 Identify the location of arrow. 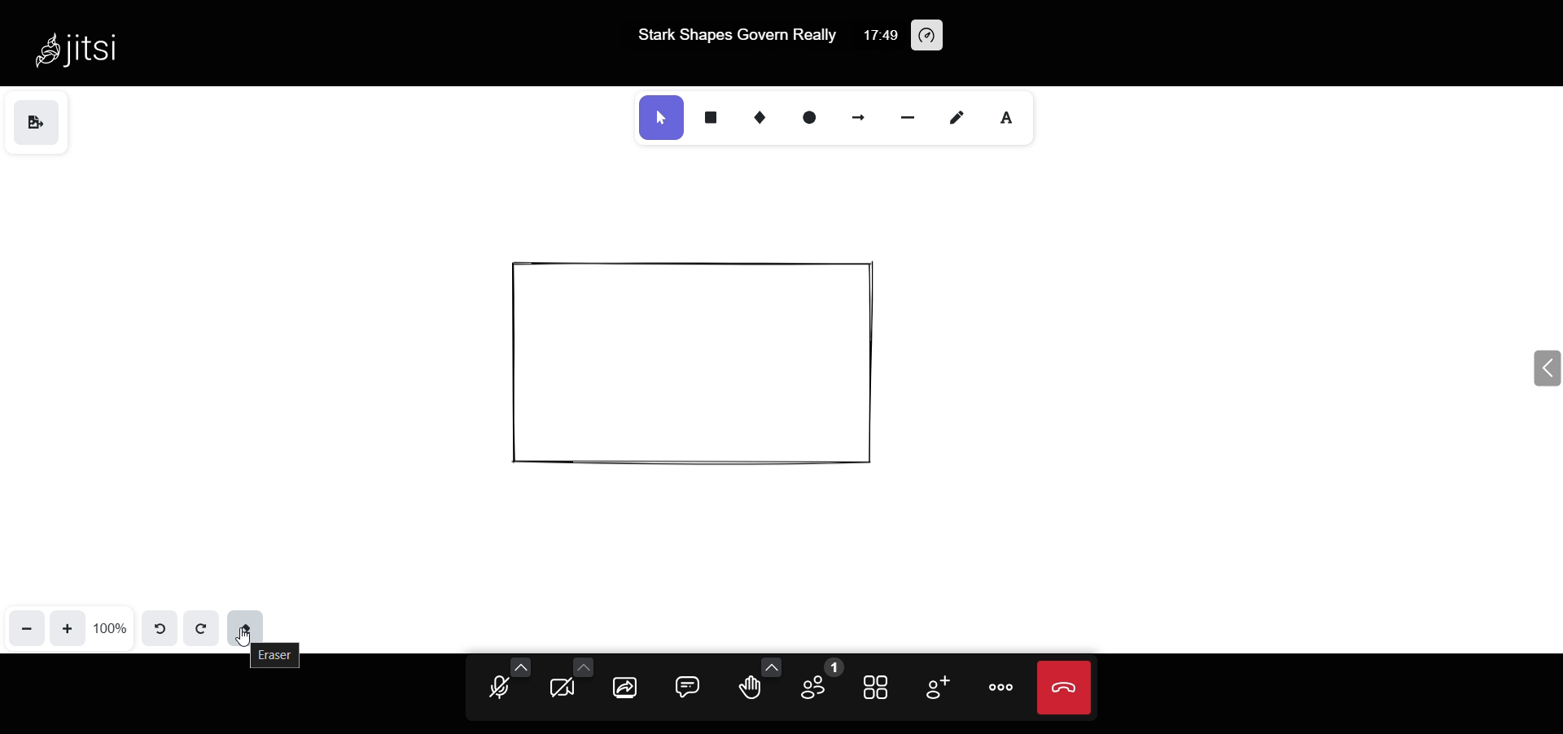
(860, 118).